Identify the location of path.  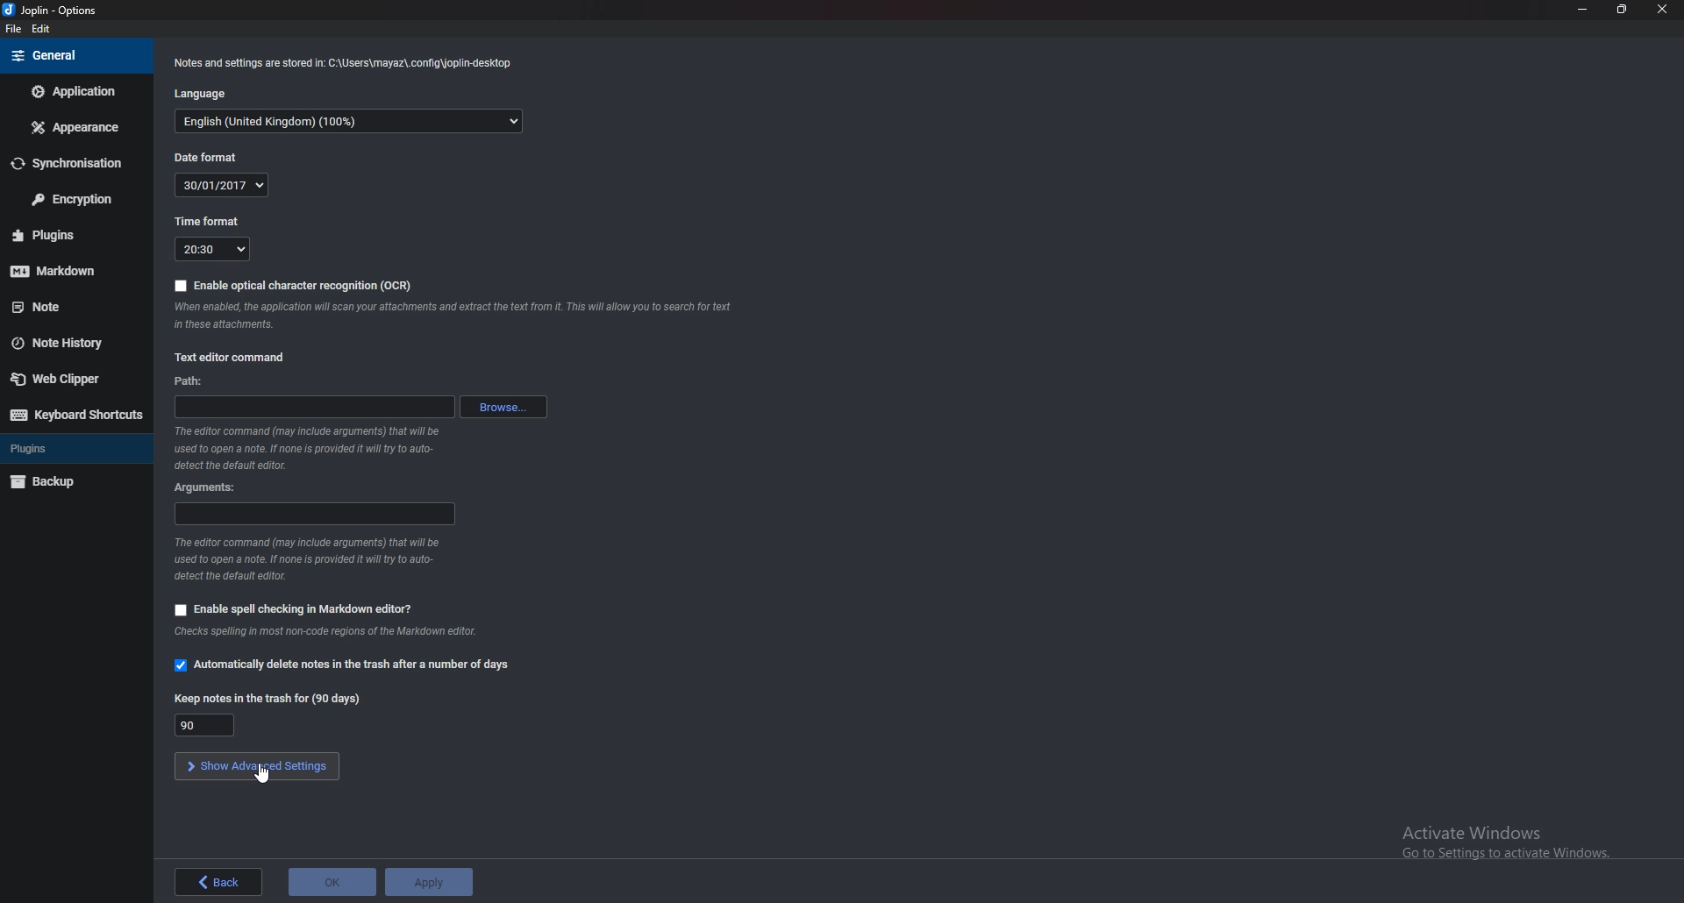
(195, 382).